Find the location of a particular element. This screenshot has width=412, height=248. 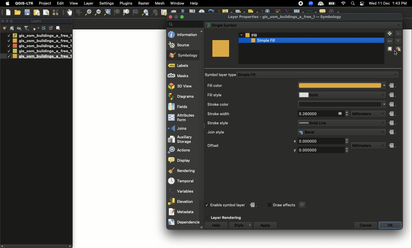

Apple is located at coordinates (7, 3).